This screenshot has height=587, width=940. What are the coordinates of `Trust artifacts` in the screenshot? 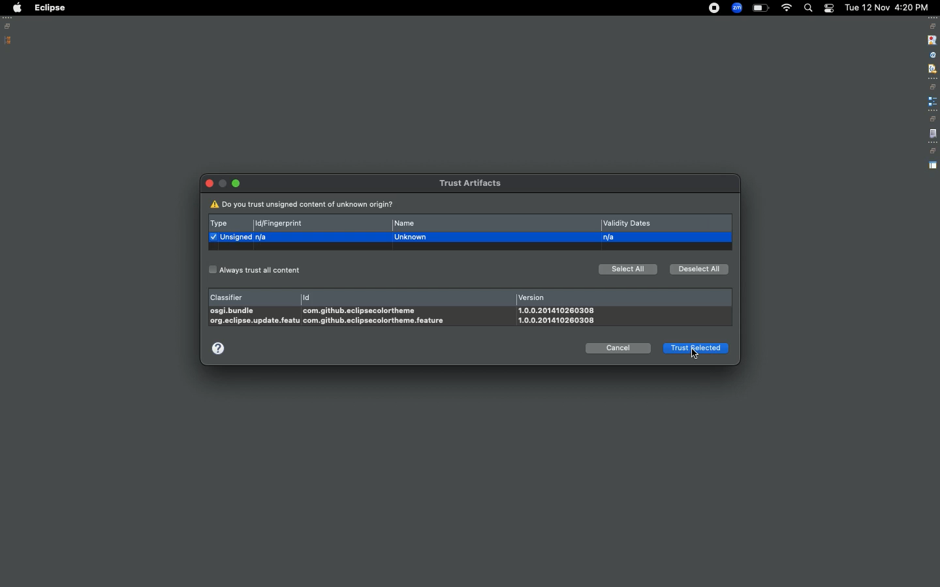 It's located at (466, 181).